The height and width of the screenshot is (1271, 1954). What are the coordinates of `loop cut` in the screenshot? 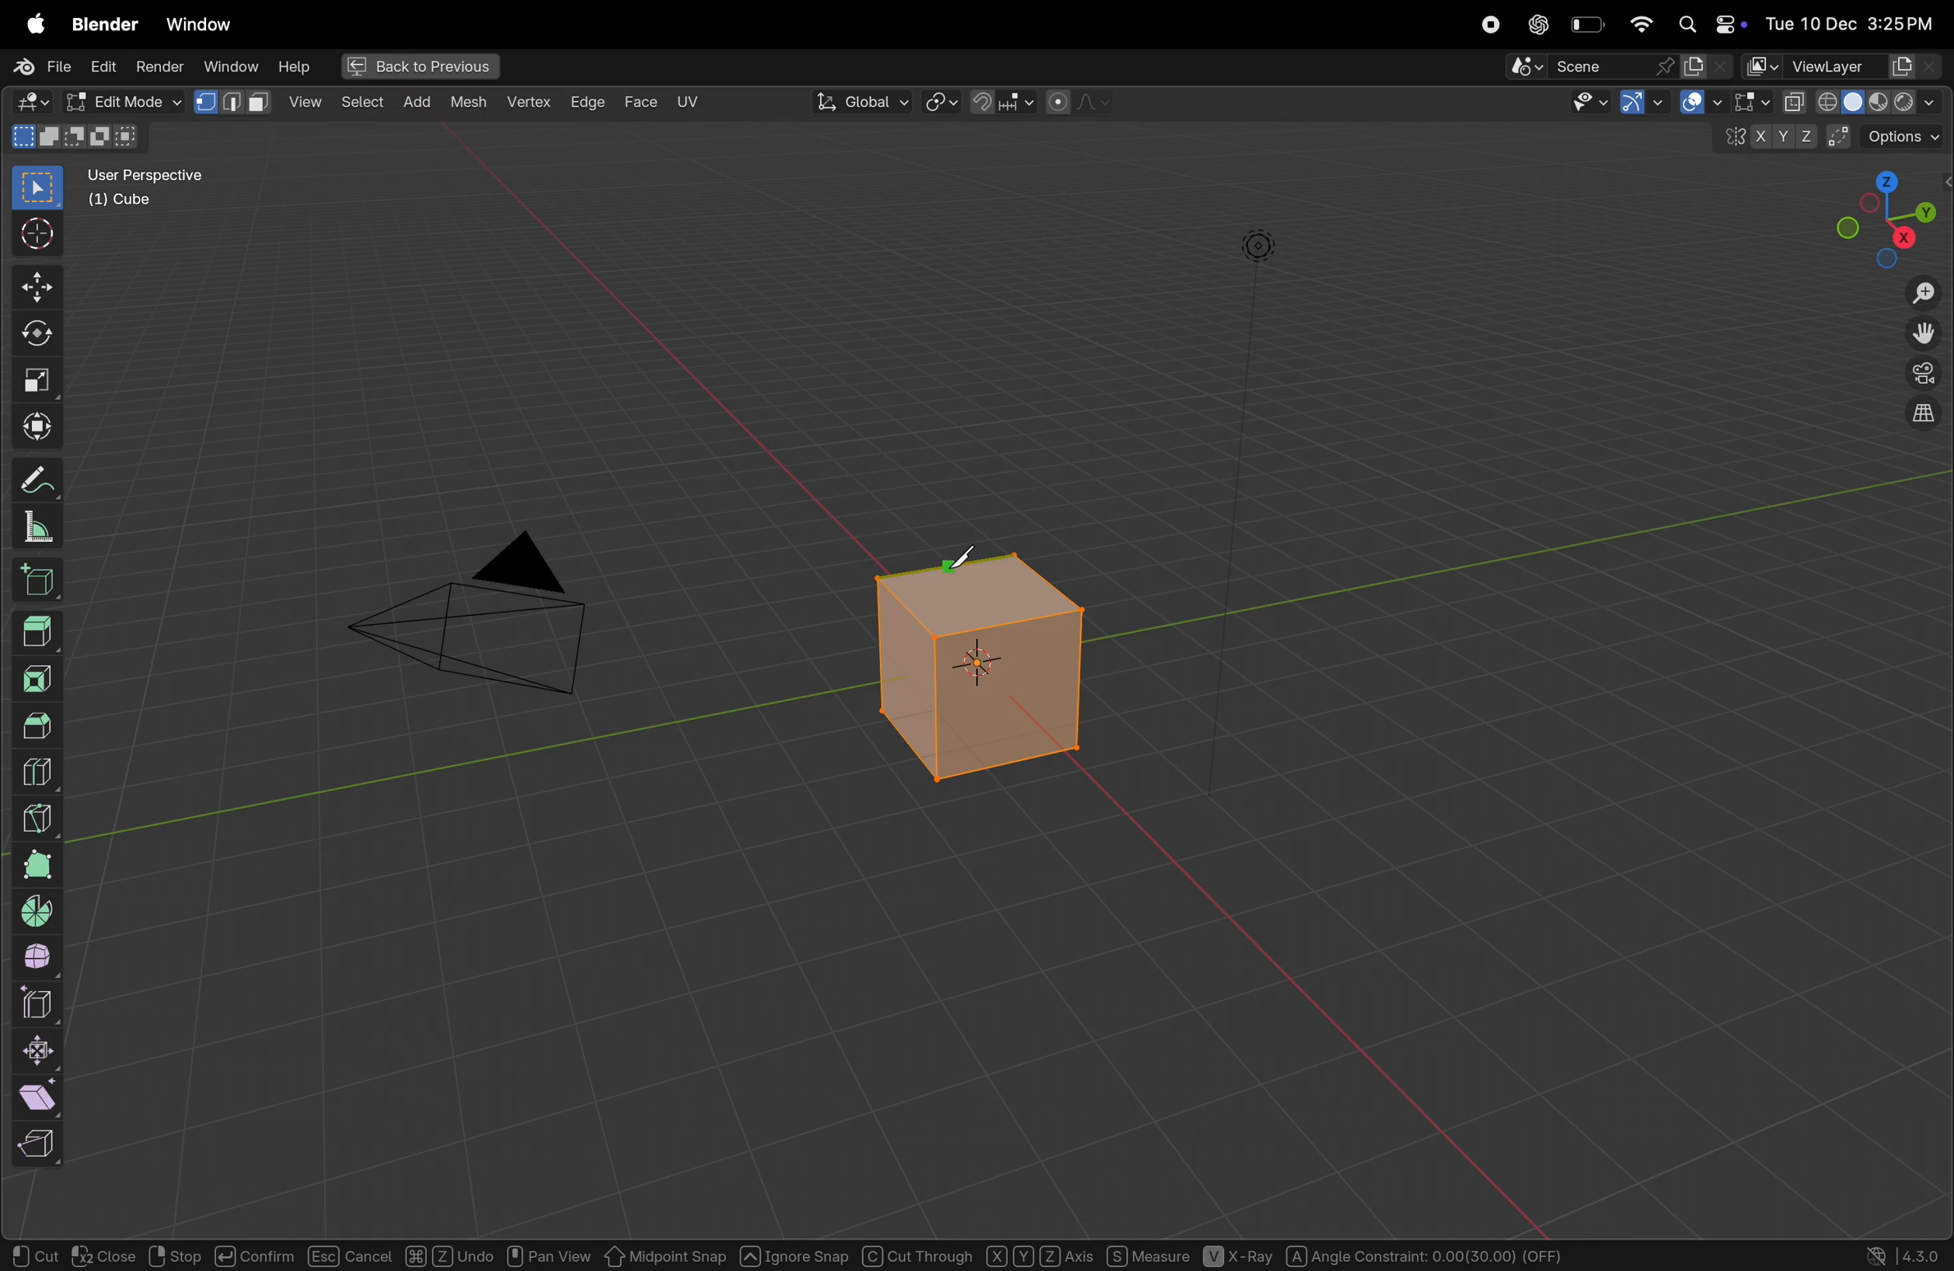 It's located at (46, 769).